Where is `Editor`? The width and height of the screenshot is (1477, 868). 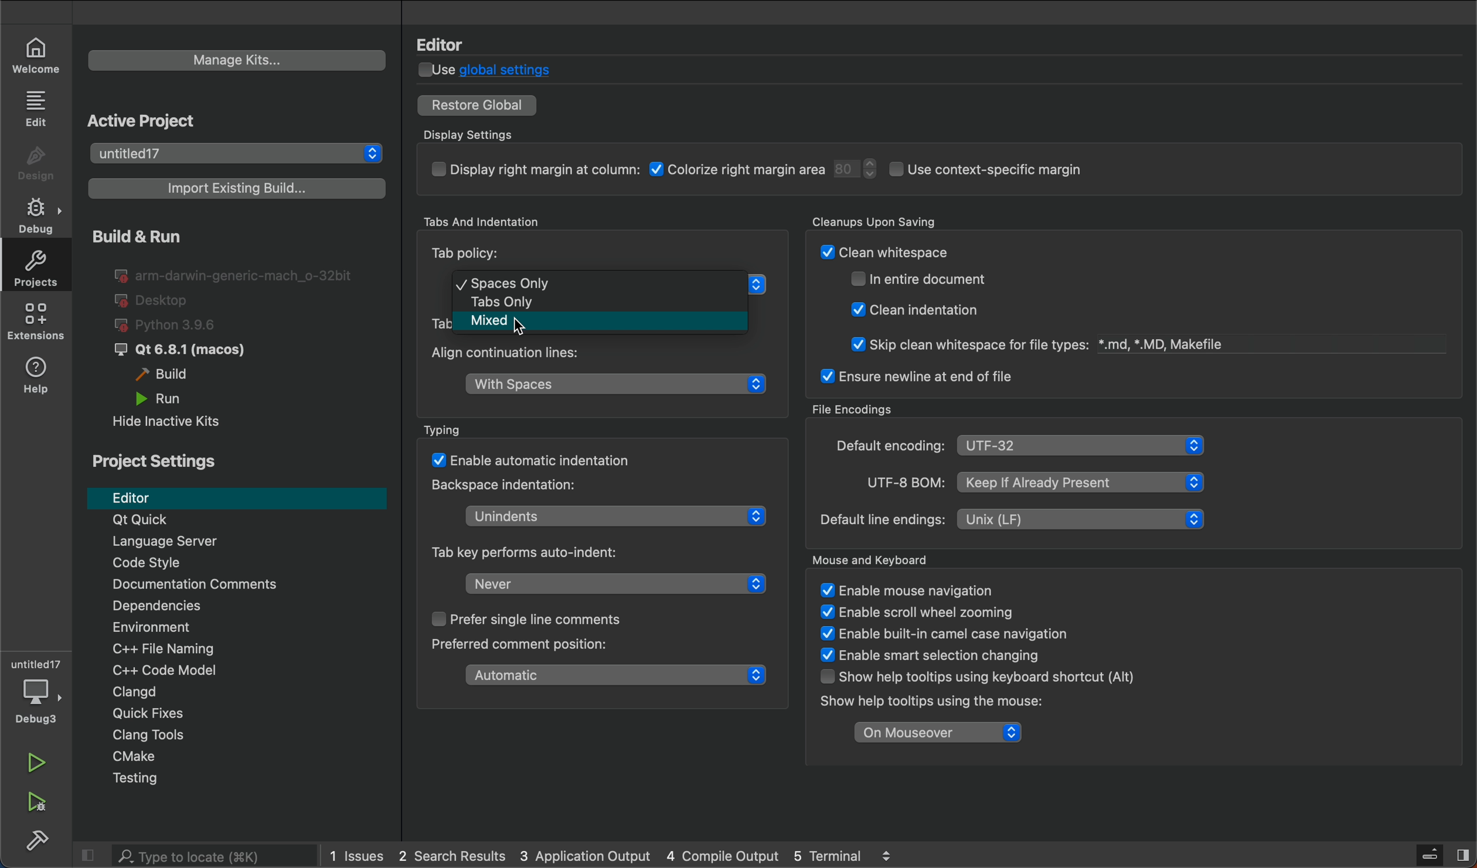 Editor is located at coordinates (450, 43).